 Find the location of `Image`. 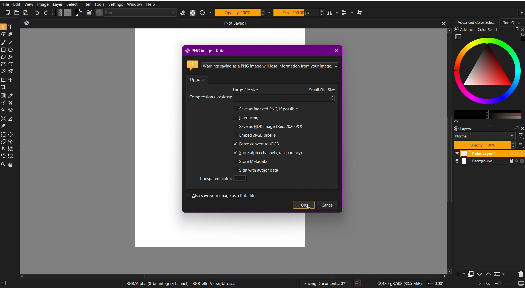

Image is located at coordinates (42, 4).